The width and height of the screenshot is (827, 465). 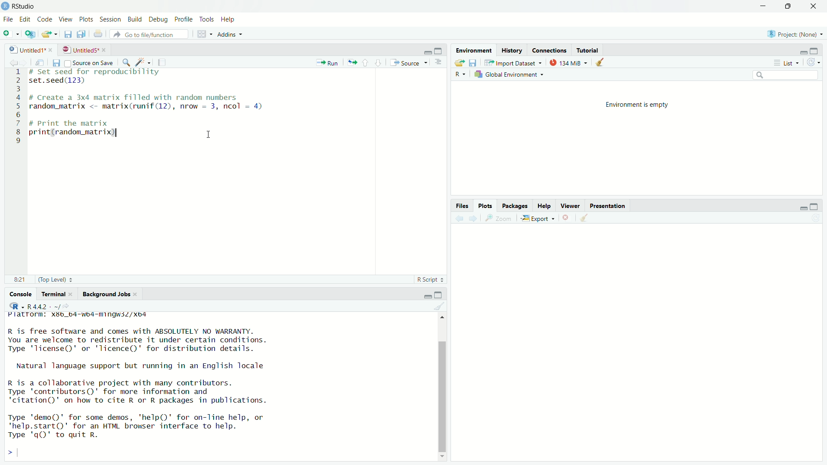 I want to click on Plots, so click(x=86, y=20).